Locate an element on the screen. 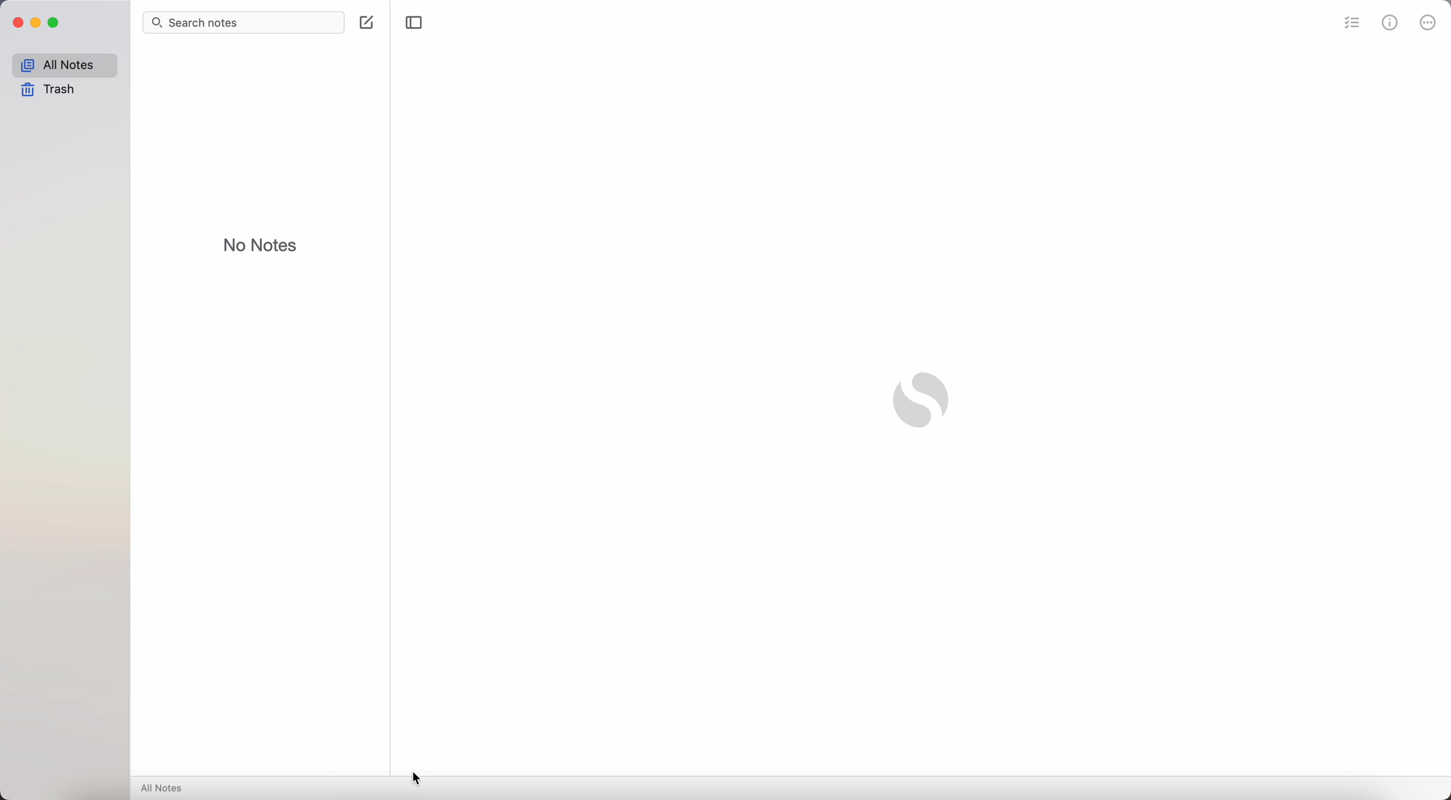 Image resolution: width=1451 pixels, height=800 pixels. Simplenote logo is located at coordinates (923, 400).